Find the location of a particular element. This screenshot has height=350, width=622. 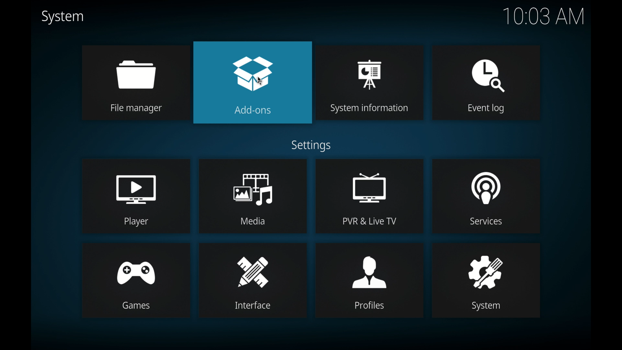

file manager is located at coordinates (134, 82).